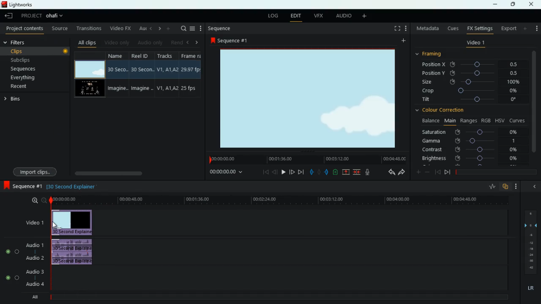  What do you see at coordinates (220, 28) in the screenshot?
I see `sequence` at bounding box center [220, 28].